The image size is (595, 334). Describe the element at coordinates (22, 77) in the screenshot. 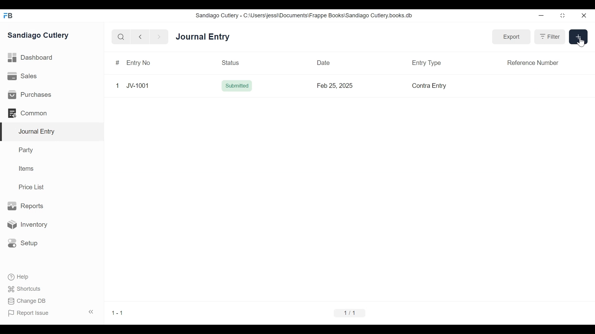

I see `Sales` at that location.